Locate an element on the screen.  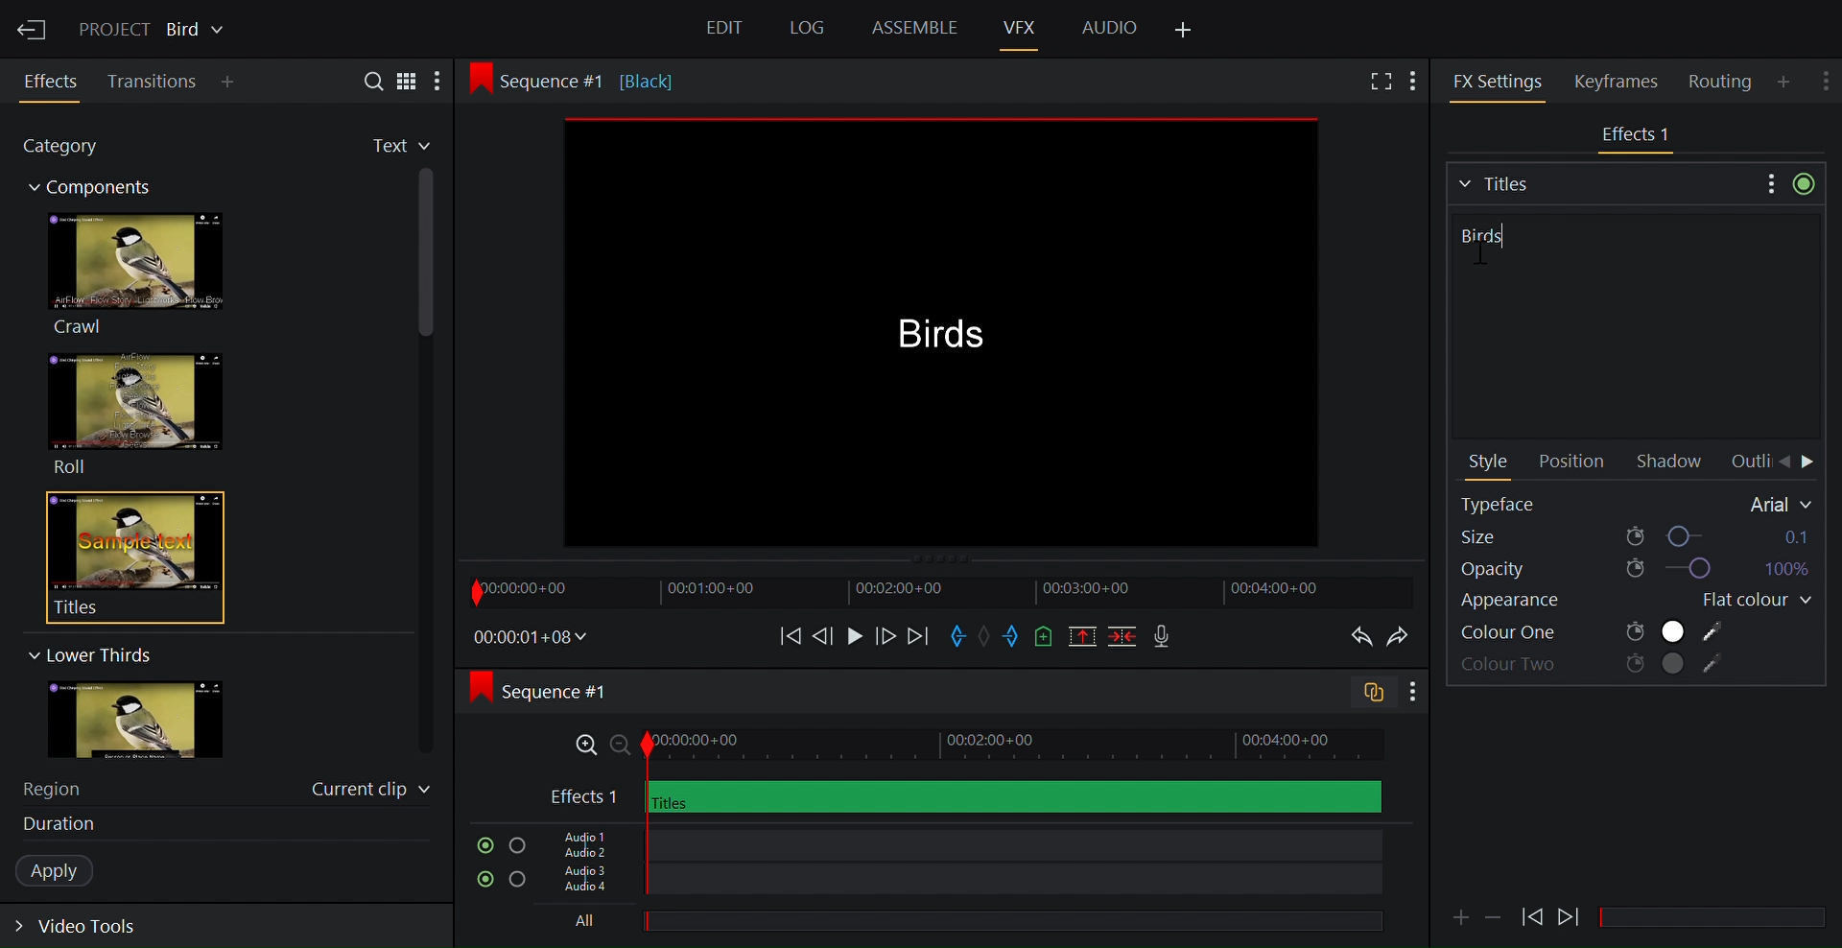
Play is located at coordinates (854, 635).